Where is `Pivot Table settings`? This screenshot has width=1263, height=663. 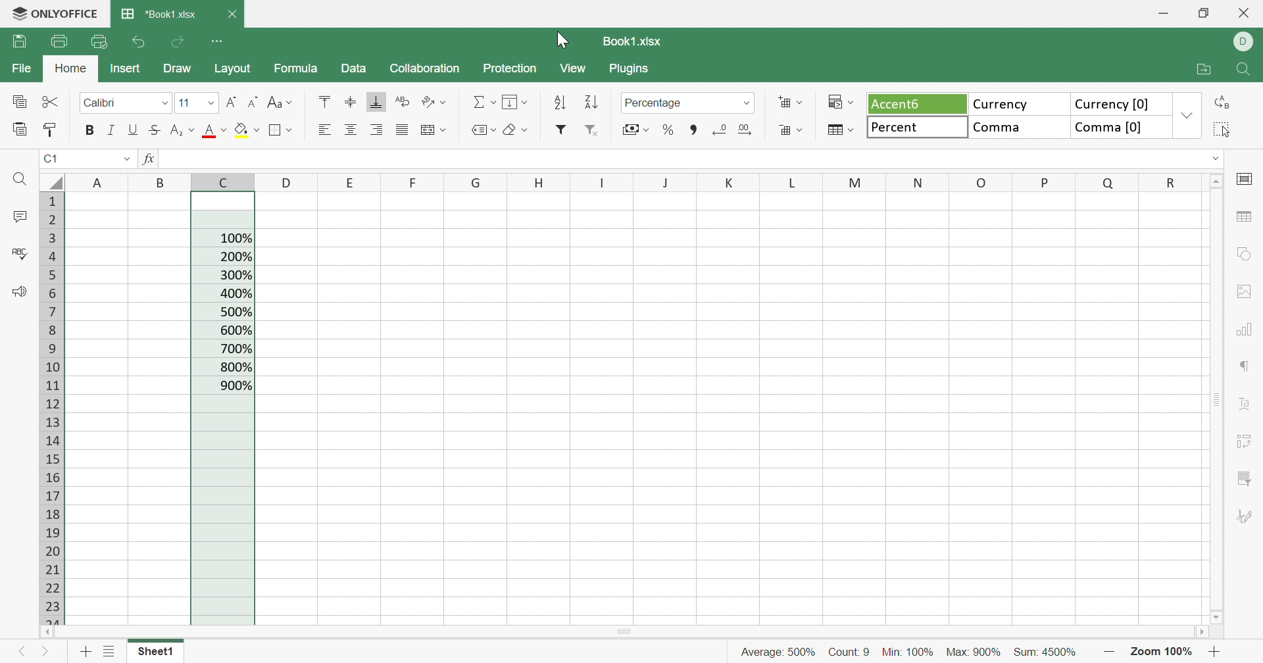
Pivot Table settings is located at coordinates (1248, 443).